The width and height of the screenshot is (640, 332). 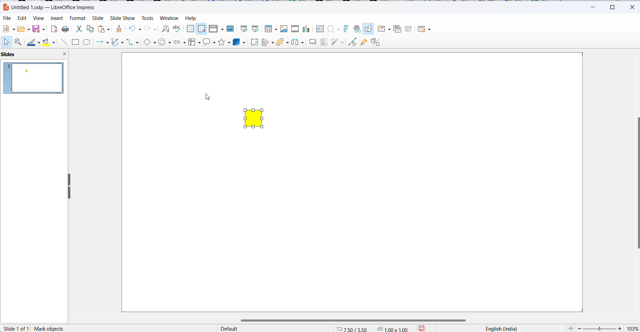 What do you see at coordinates (53, 29) in the screenshot?
I see `export as pdf` at bounding box center [53, 29].